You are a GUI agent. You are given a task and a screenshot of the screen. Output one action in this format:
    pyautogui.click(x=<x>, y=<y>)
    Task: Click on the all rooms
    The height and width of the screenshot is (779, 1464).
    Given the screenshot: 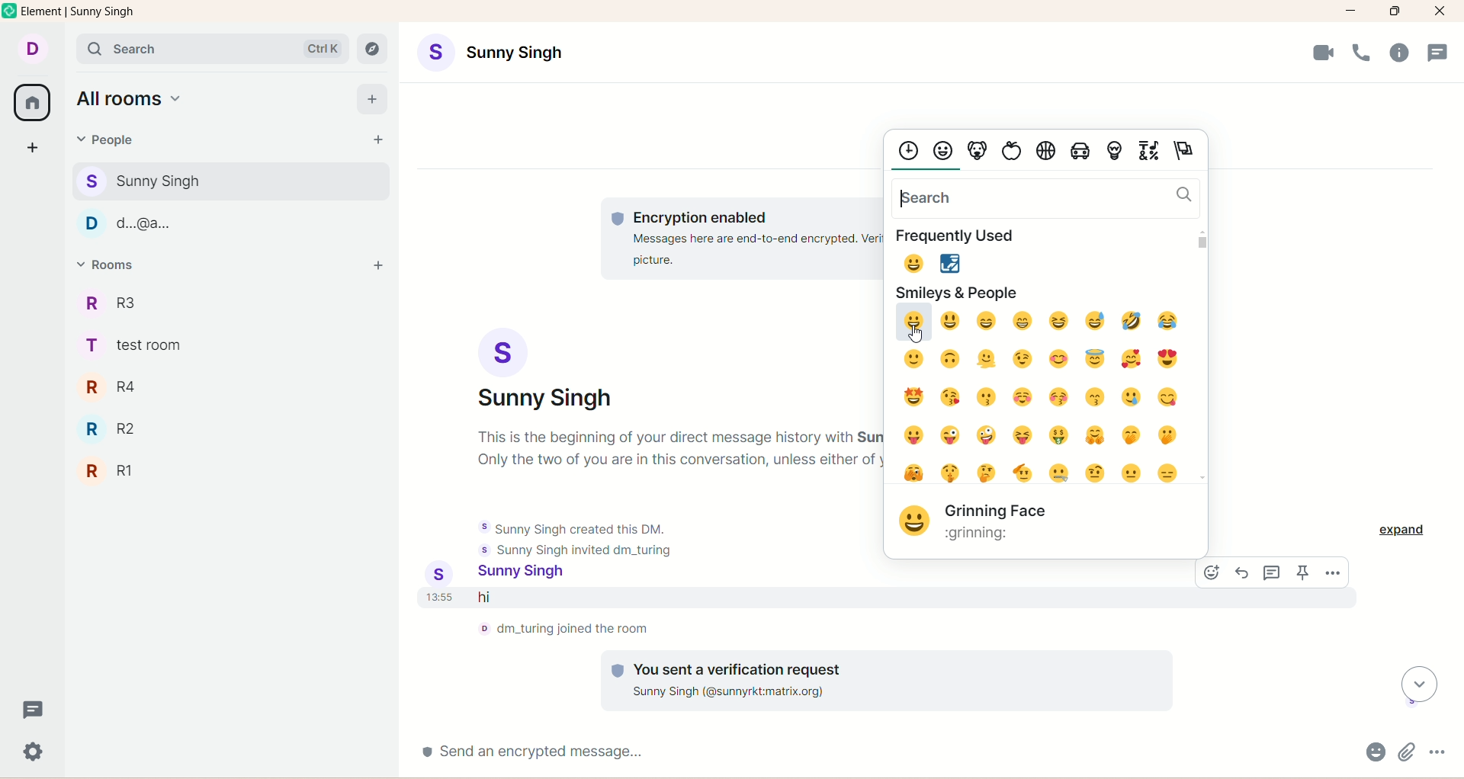 What is the action you would take?
    pyautogui.click(x=31, y=103)
    